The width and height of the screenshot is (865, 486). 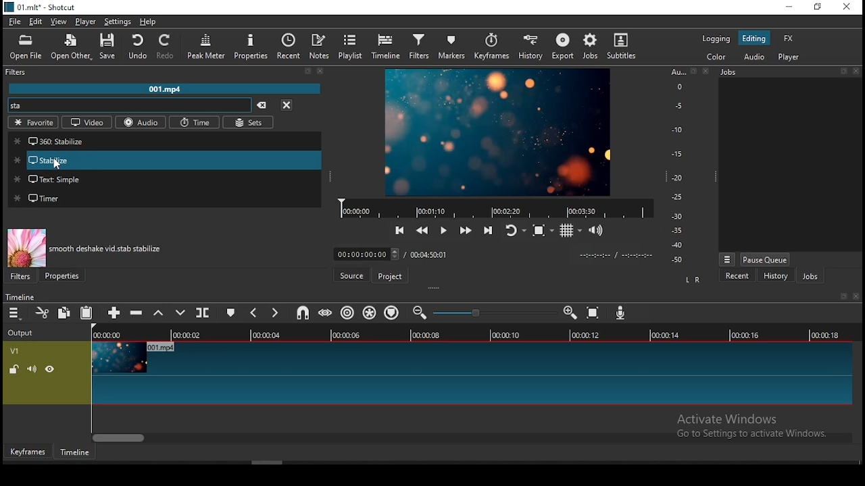 What do you see at coordinates (291, 47) in the screenshot?
I see `recent` at bounding box center [291, 47].